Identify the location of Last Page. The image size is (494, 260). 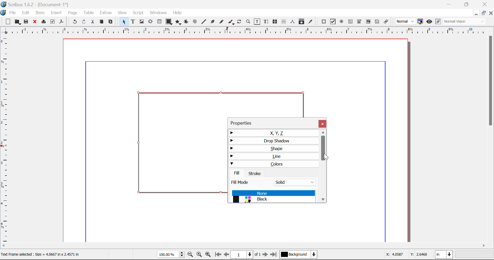
(274, 255).